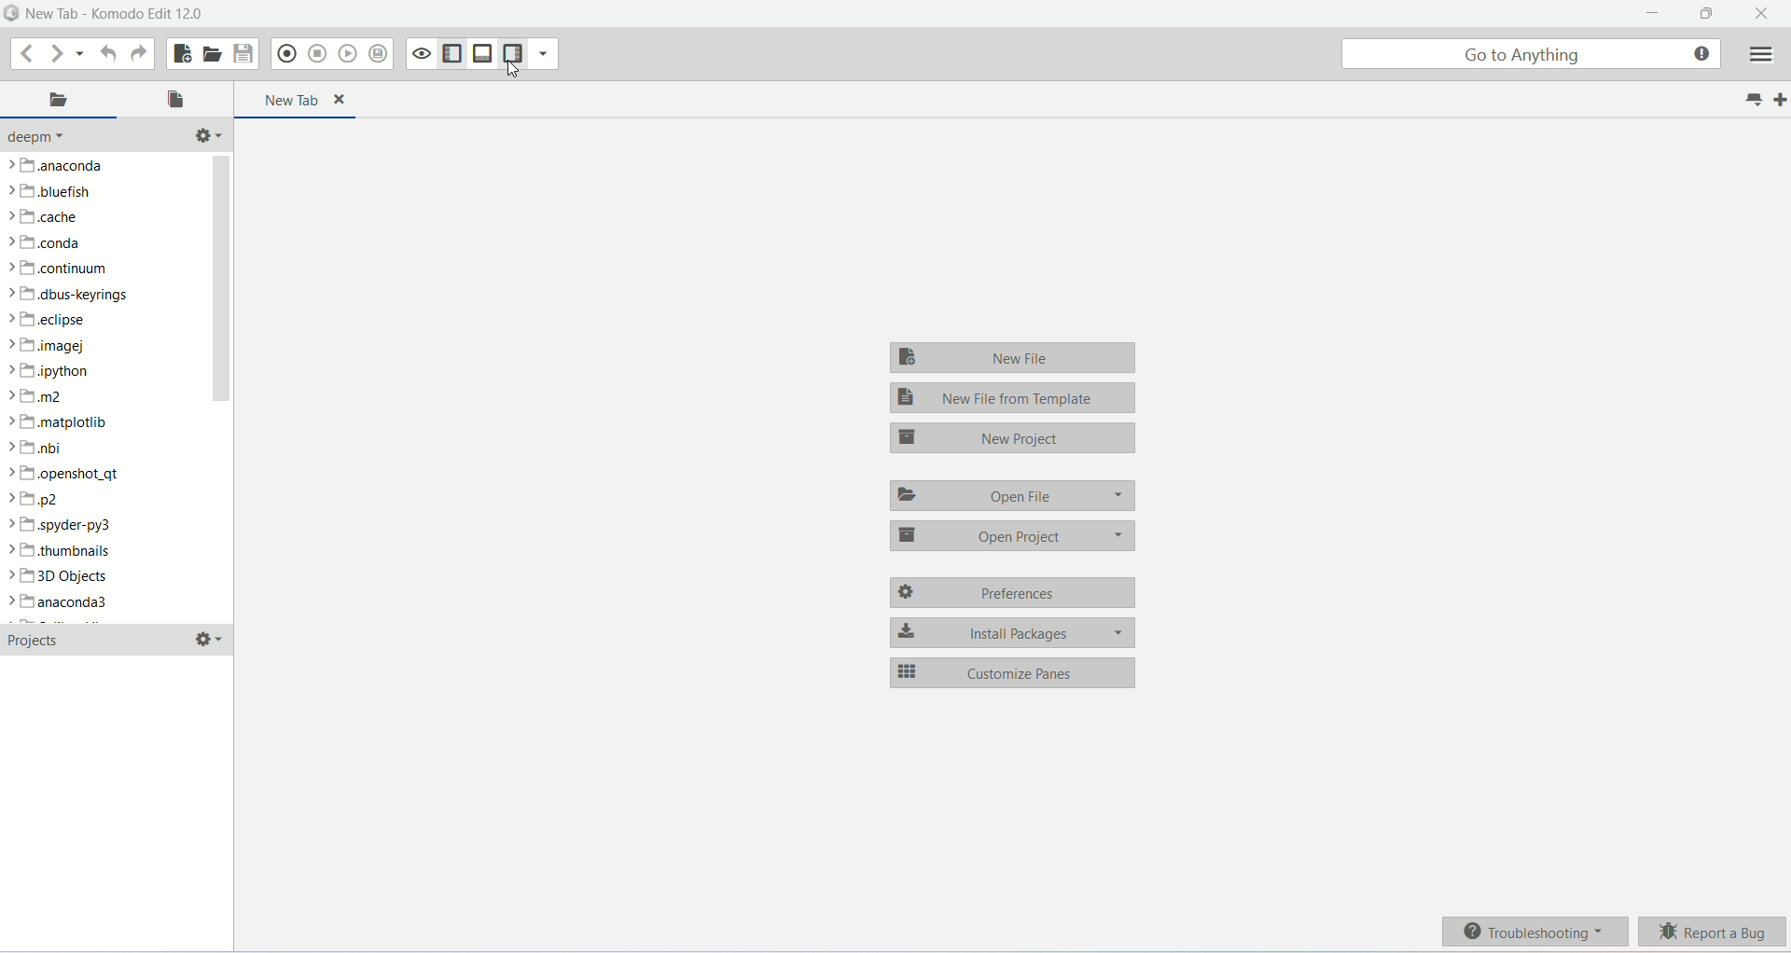 Image resolution: width=1791 pixels, height=953 pixels. I want to click on undo, so click(110, 55).